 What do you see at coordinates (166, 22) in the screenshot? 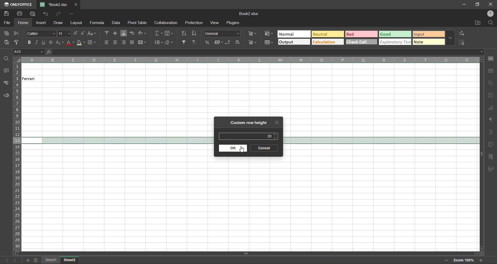
I see `collaboration` at bounding box center [166, 22].